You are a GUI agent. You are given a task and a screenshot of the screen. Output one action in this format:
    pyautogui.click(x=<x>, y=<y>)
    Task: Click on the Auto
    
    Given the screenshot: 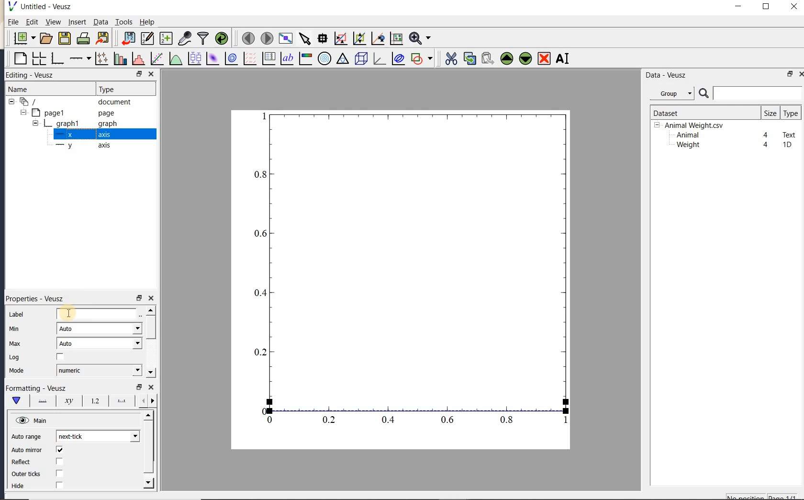 What is the action you would take?
    pyautogui.click(x=99, y=329)
    